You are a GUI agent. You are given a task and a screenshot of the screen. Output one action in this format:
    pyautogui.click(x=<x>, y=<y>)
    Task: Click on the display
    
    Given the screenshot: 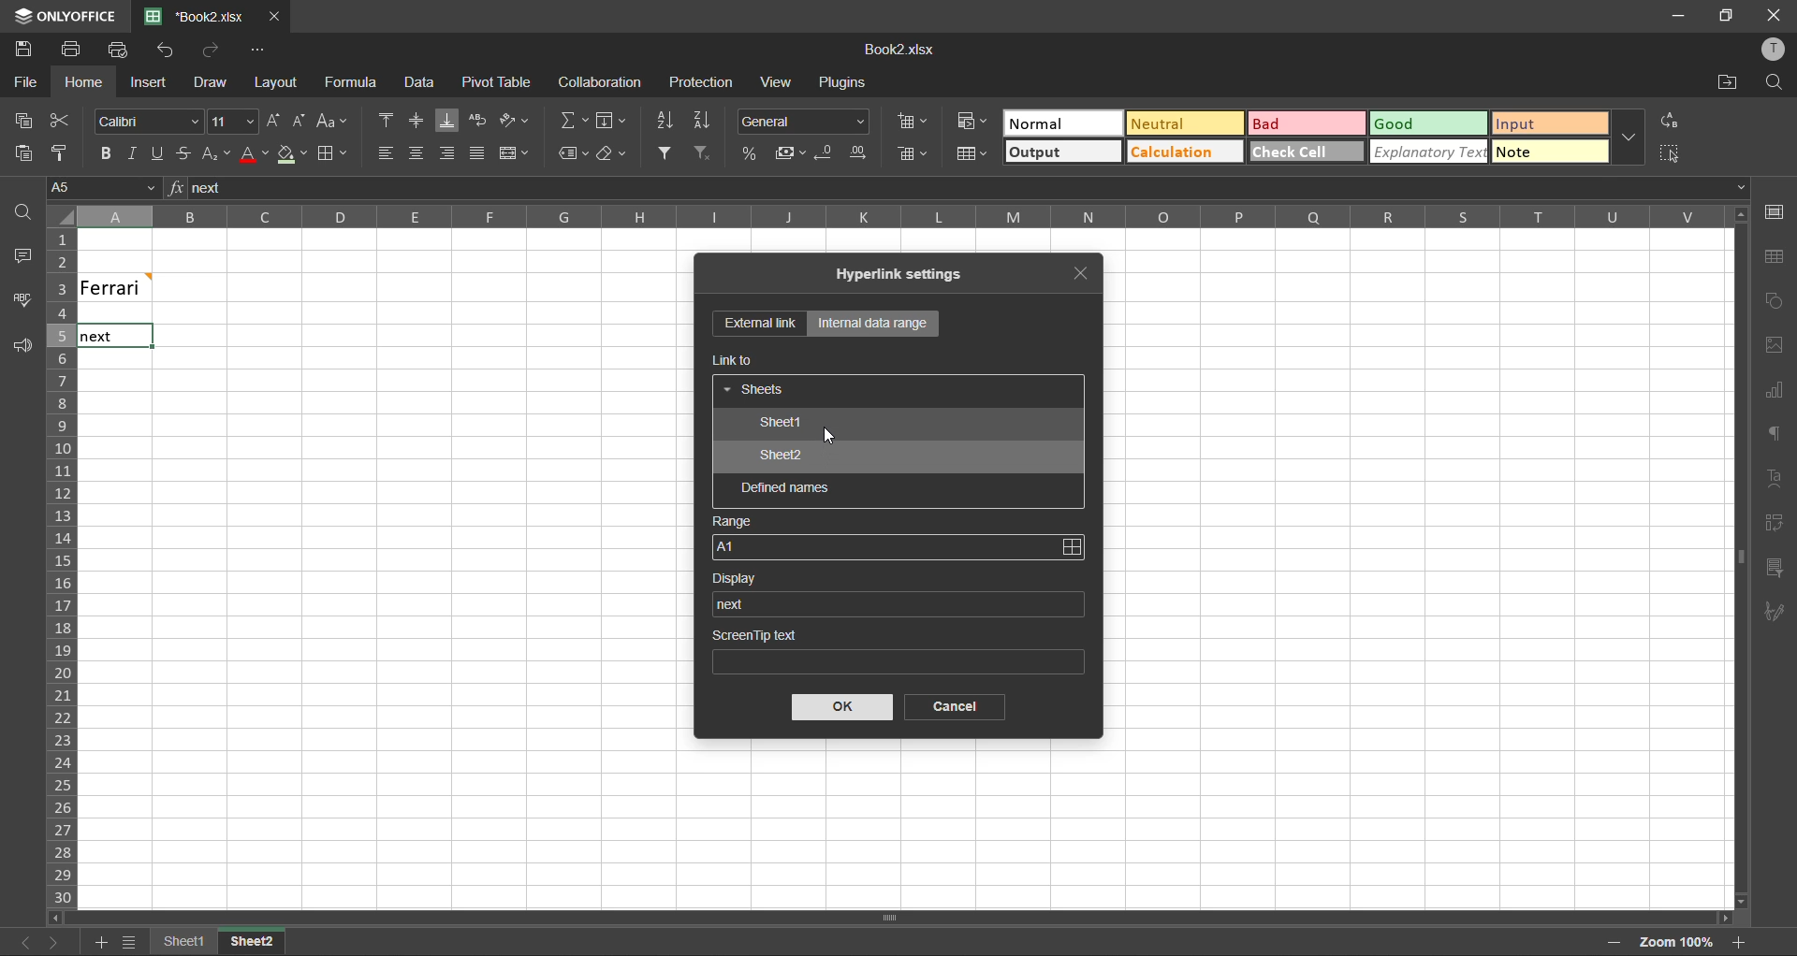 What is the action you would take?
    pyautogui.click(x=742, y=578)
    